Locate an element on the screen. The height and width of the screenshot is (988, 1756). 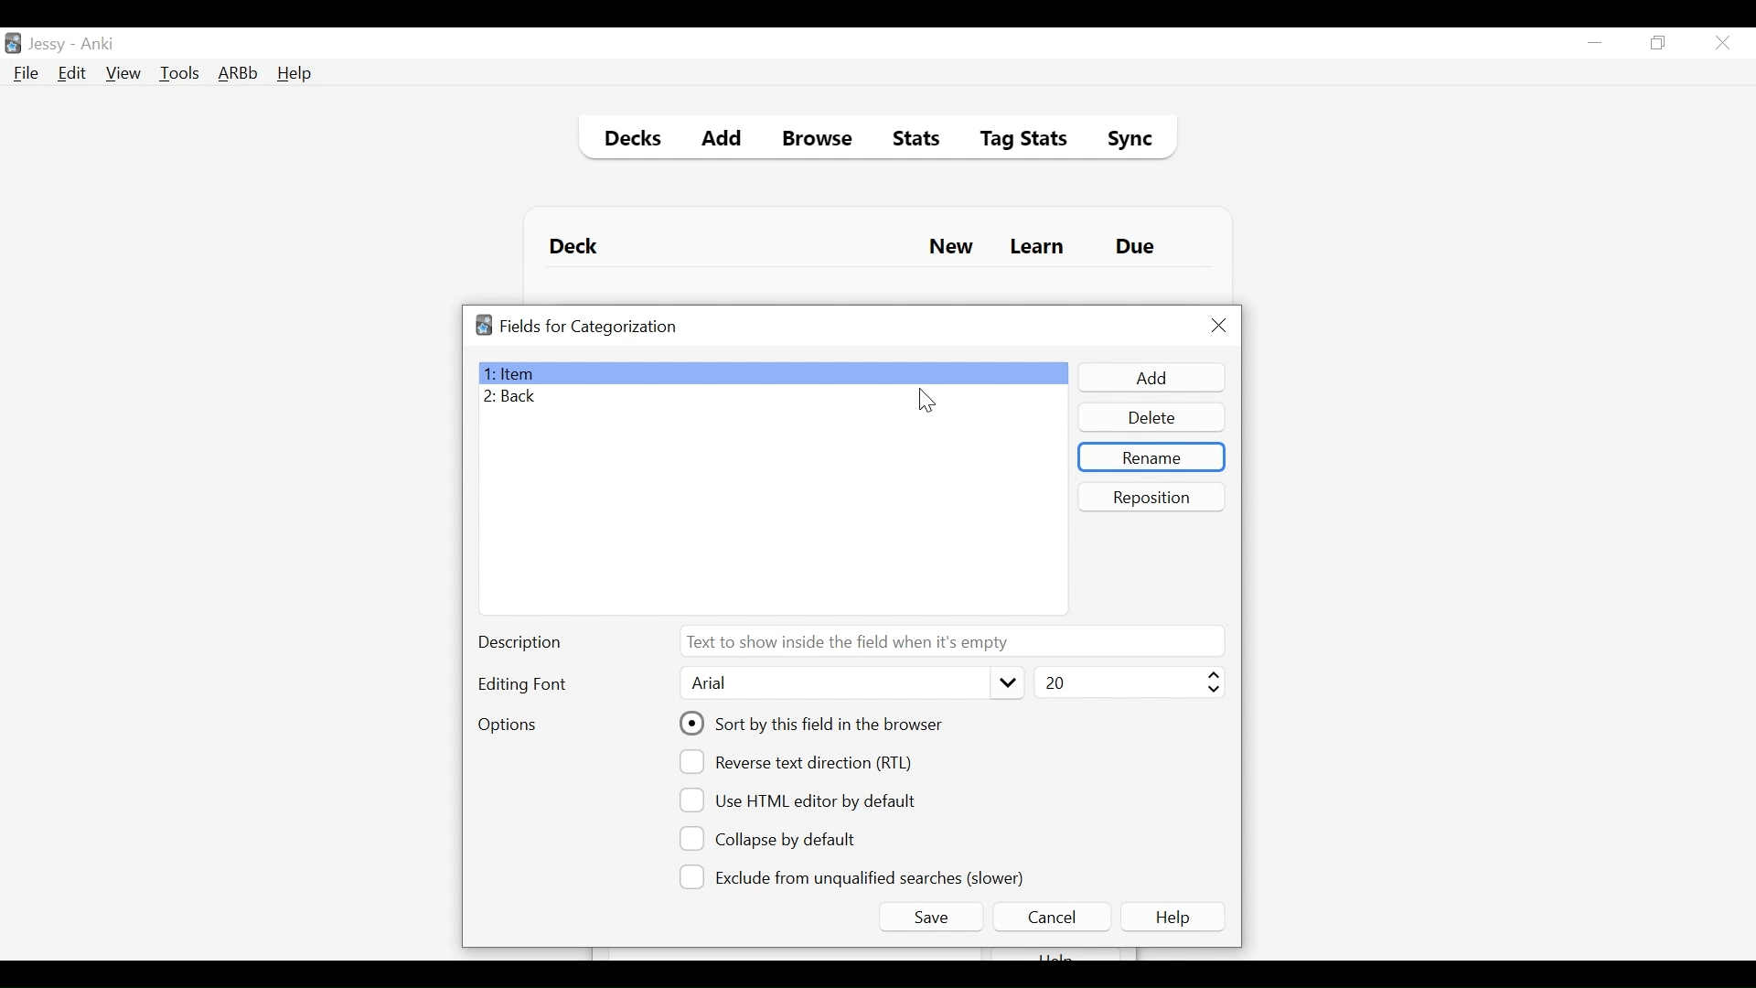
Close is located at coordinates (1219, 326).